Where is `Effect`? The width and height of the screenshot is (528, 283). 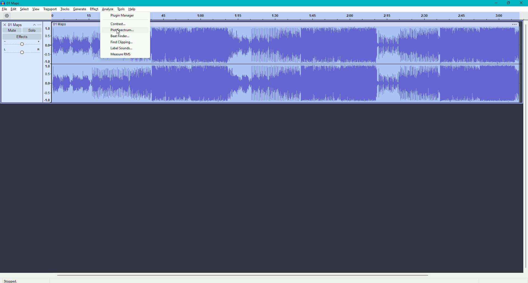
Effect is located at coordinates (93, 9).